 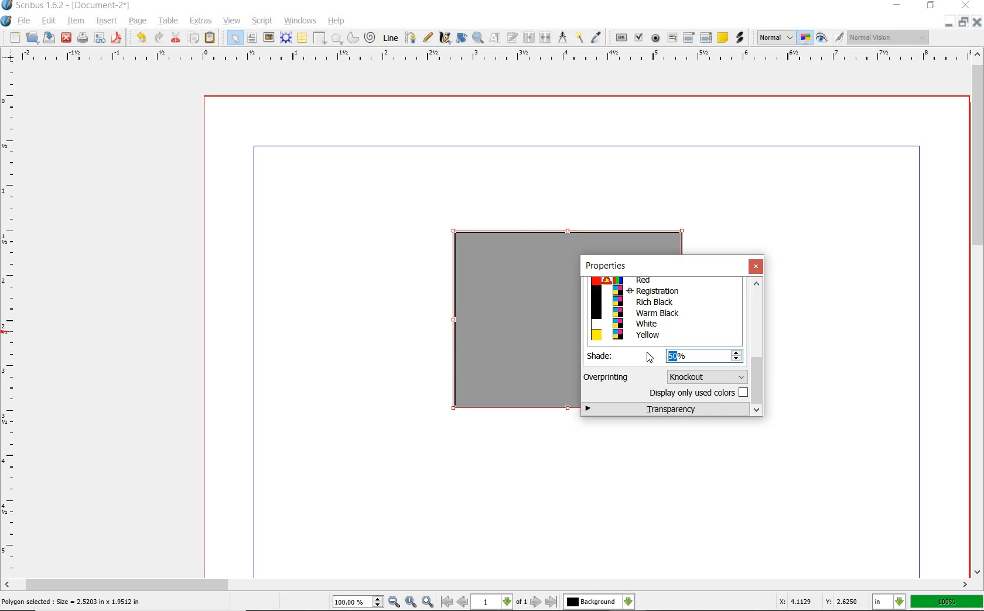 What do you see at coordinates (494, 38) in the screenshot?
I see `edit content of frame` at bounding box center [494, 38].